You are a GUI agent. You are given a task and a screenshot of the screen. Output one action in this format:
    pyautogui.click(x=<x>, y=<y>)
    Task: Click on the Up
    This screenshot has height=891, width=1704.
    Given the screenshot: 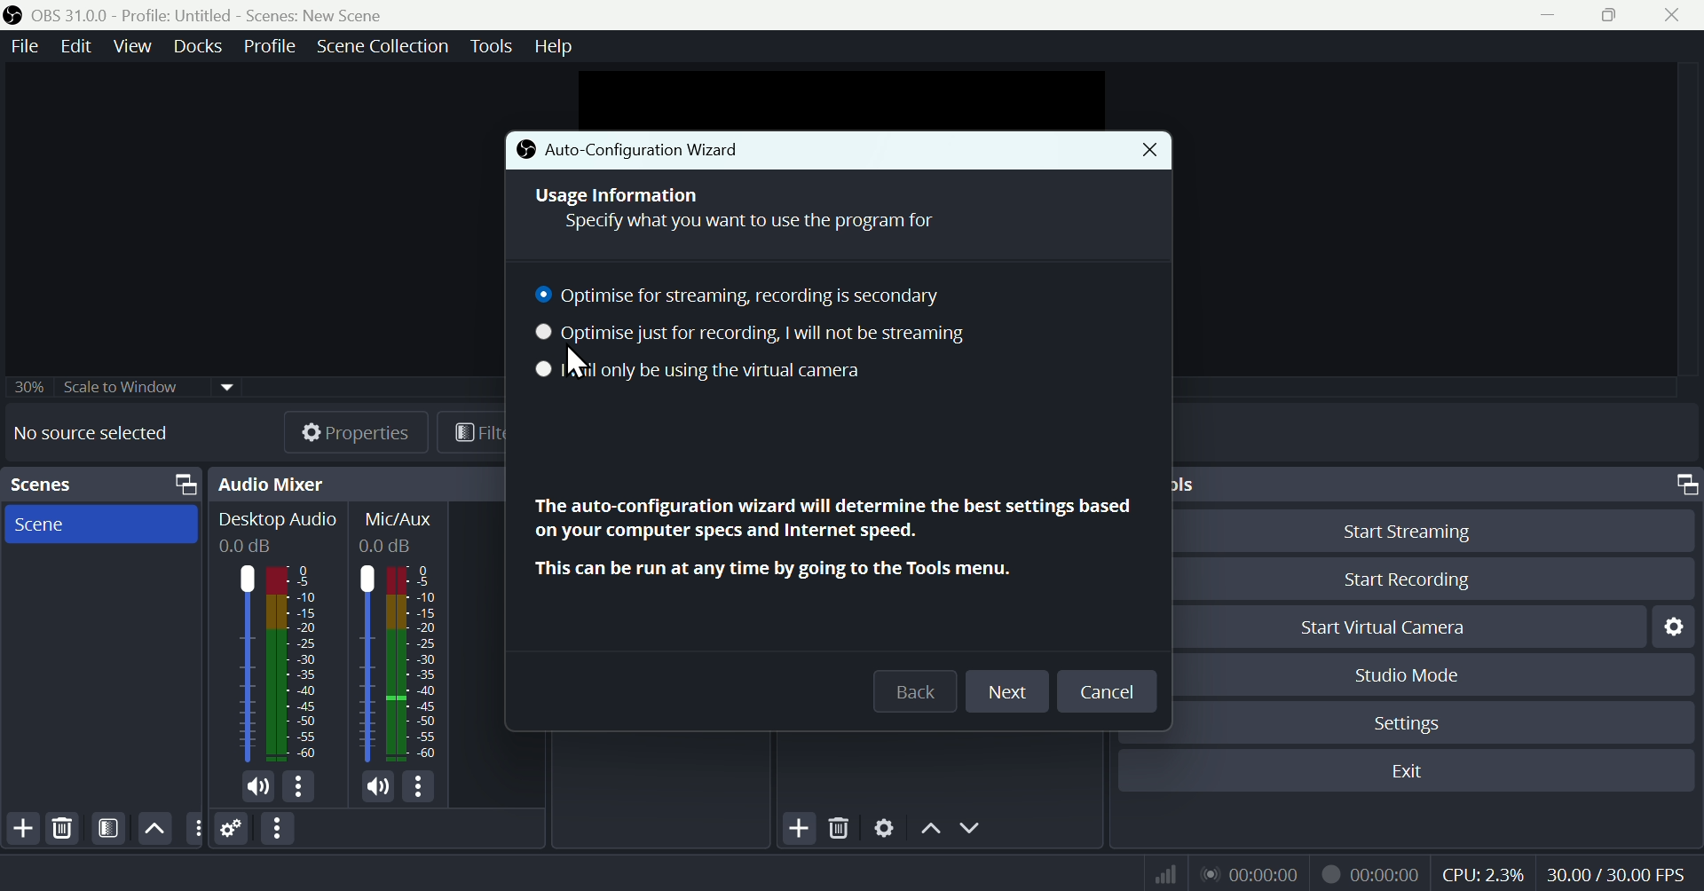 What is the action you would take?
    pyautogui.click(x=154, y=828)
    